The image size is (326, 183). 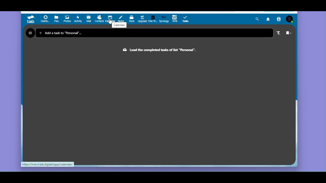 What do you see at coordinates (99, 19) in the screenshot?
I see `Contacts` at bounding box center [99, 19].